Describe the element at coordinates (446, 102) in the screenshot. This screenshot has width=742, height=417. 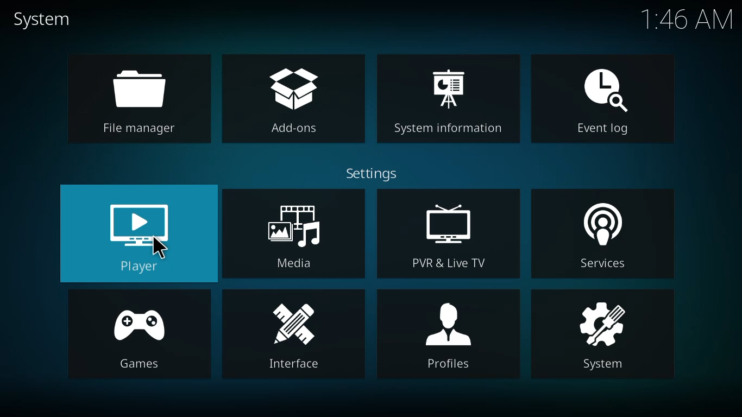
I see `system information` at that location.